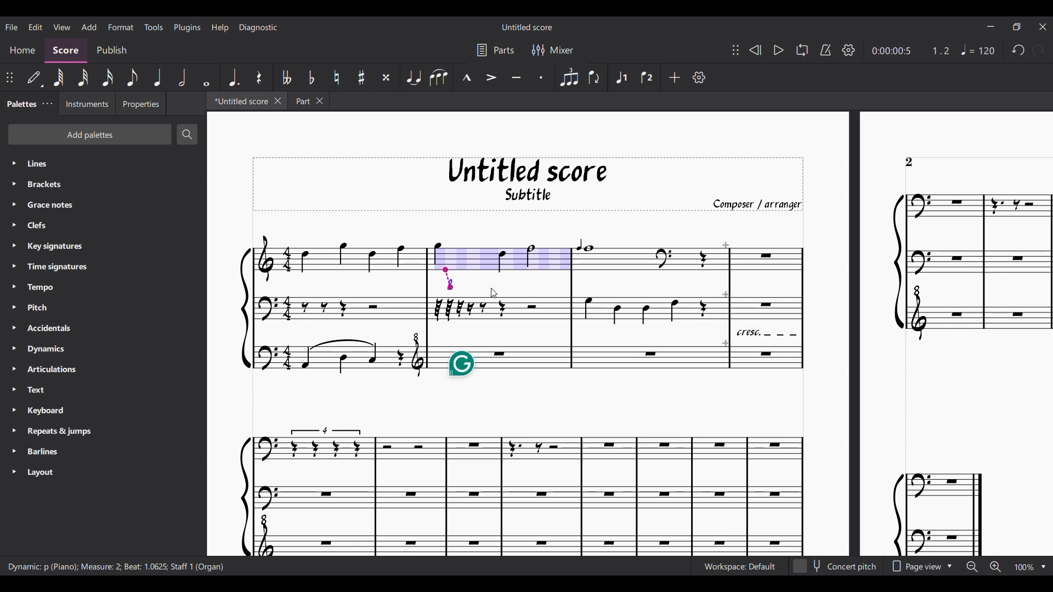 The width and height of the screenshot is (1053, 592). I want to click on Augmentation dot, so click(233, 77).